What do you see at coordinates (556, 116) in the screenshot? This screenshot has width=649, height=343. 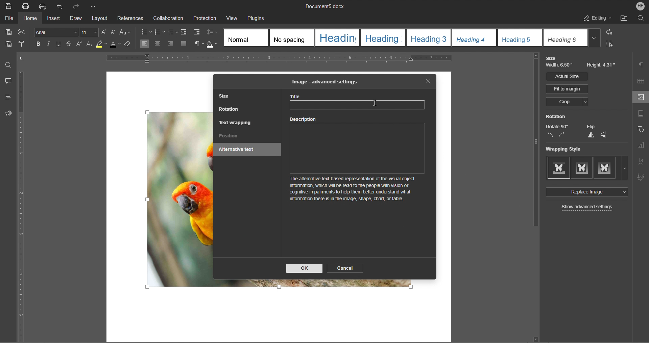 I see `Rotation` at bounding box center [556, 116].